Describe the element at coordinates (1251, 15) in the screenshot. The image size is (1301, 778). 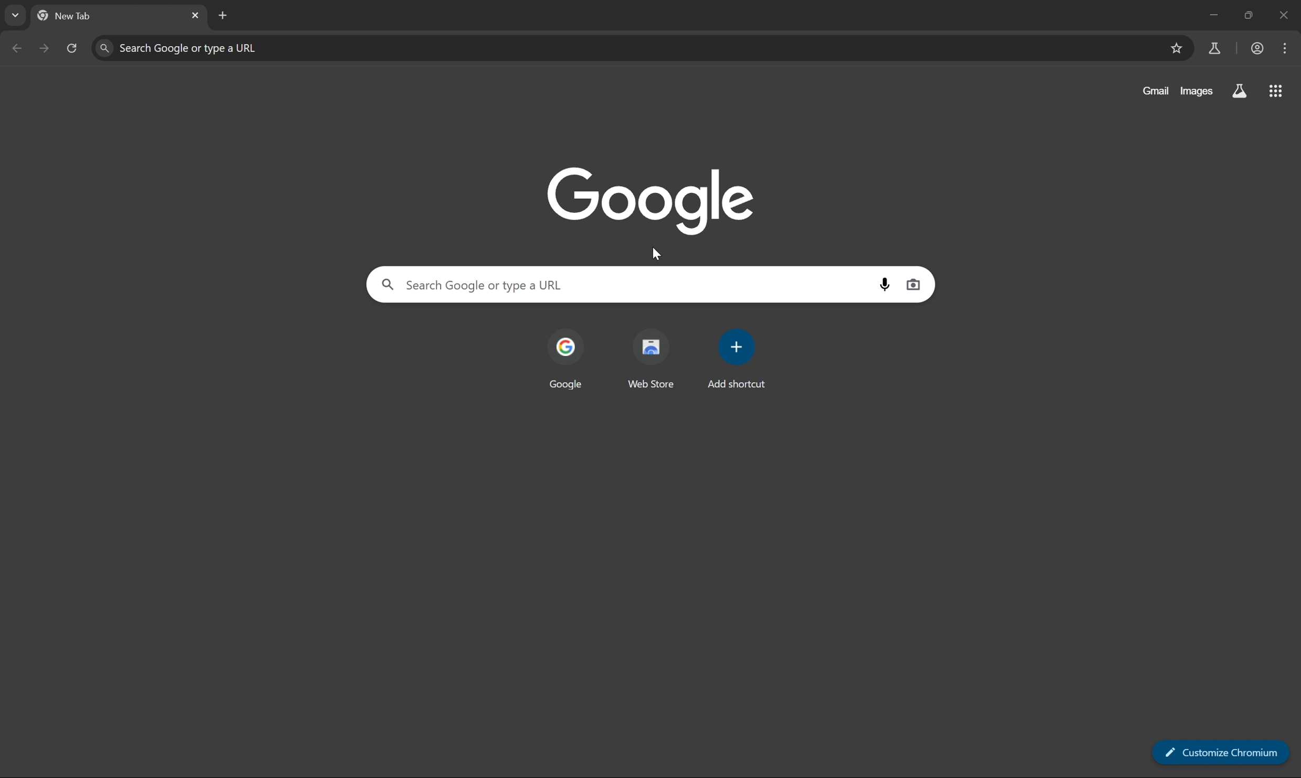
I see `restore down` at that location.